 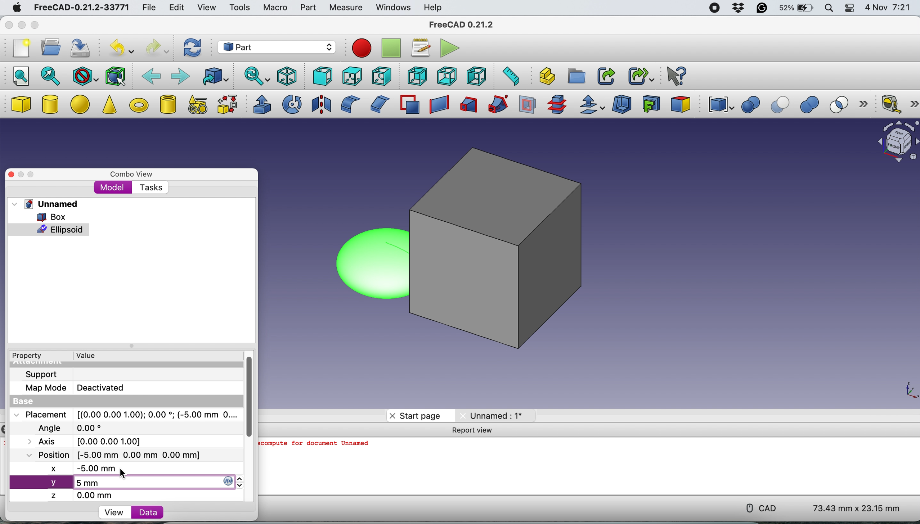 I want to click on unnamed, so click(x=45, y=204).